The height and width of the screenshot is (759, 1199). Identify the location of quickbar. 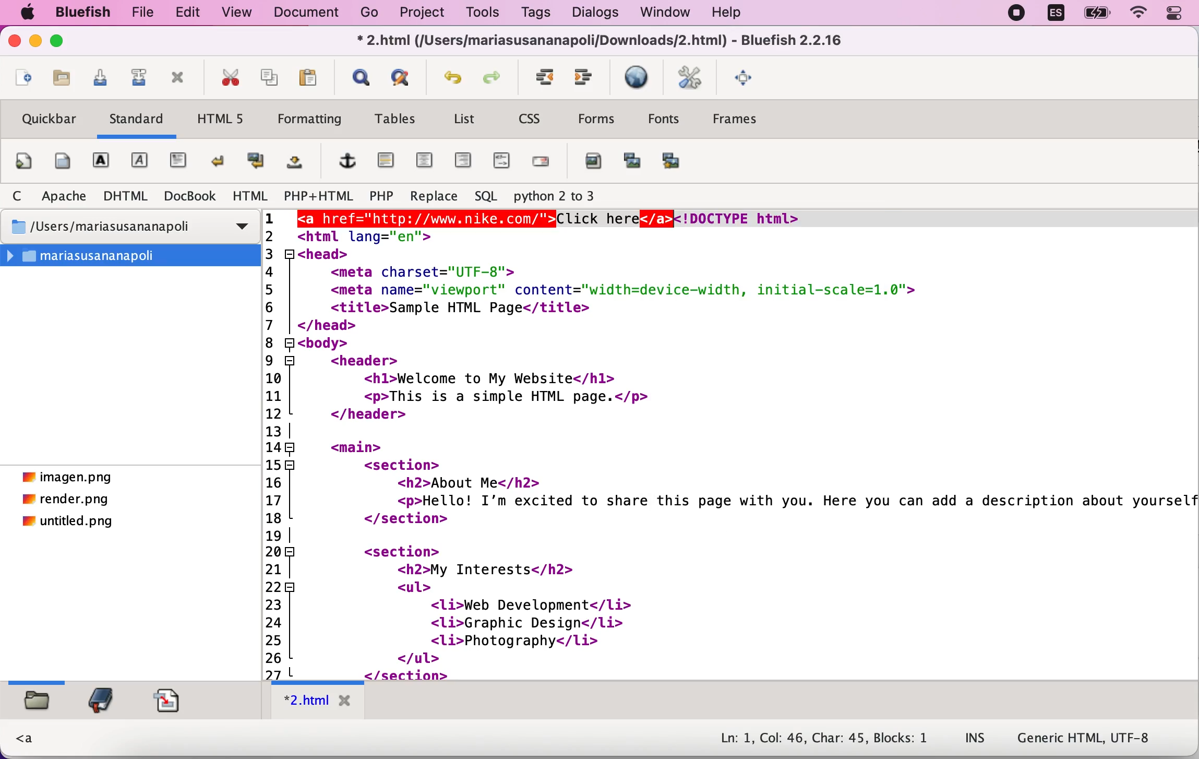
(49, 118).